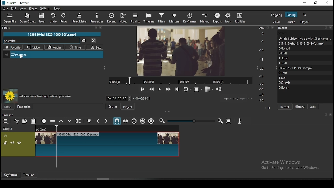 This screenshot has height=188, width=334. What do you see at coordinates (58, 8) in the screenshot?
I see `help` at bounding box center [58, 8].